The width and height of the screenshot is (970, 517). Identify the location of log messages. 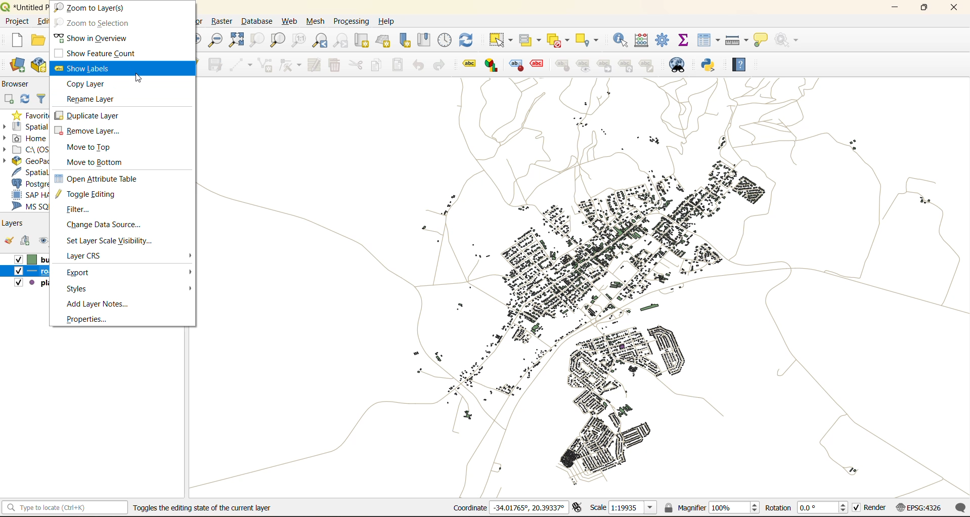
(959, 508).